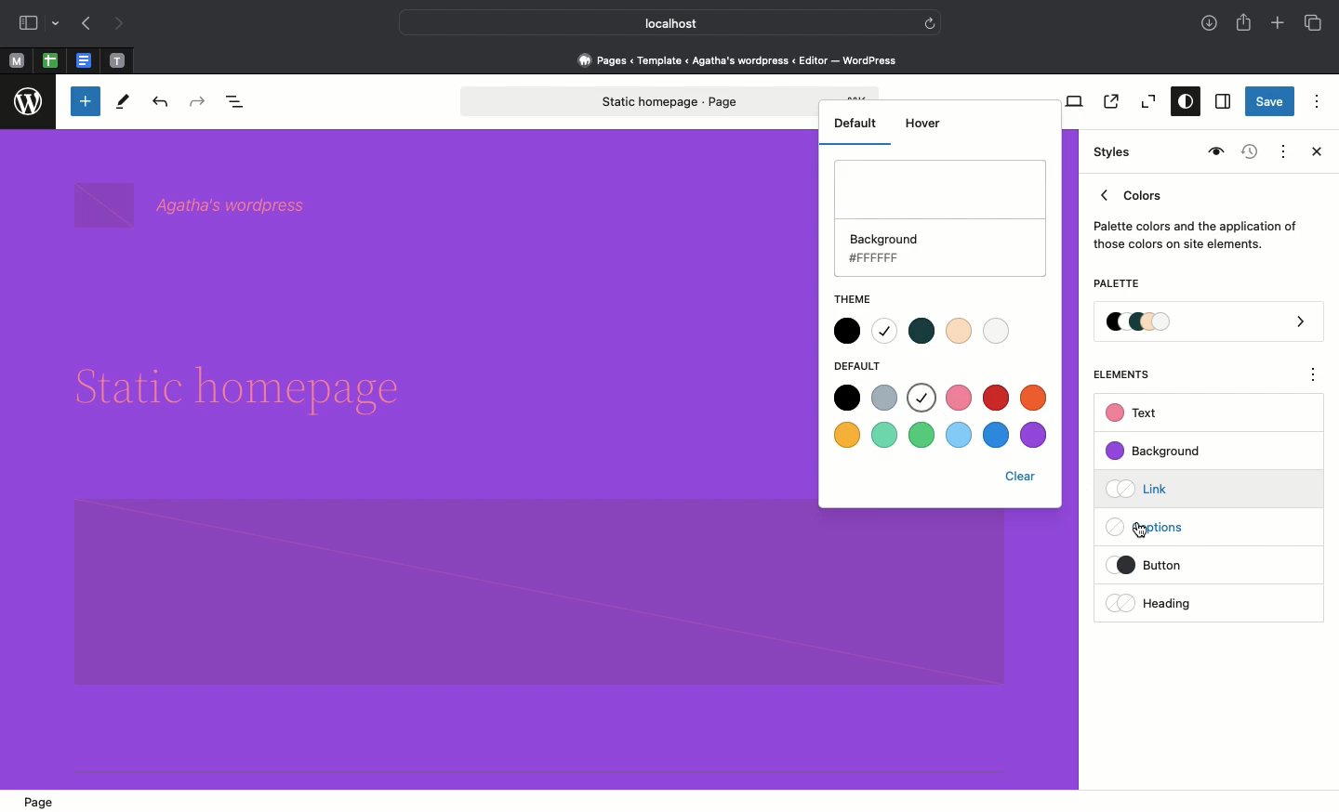  I want to click on wordpress, so click(29, 102).